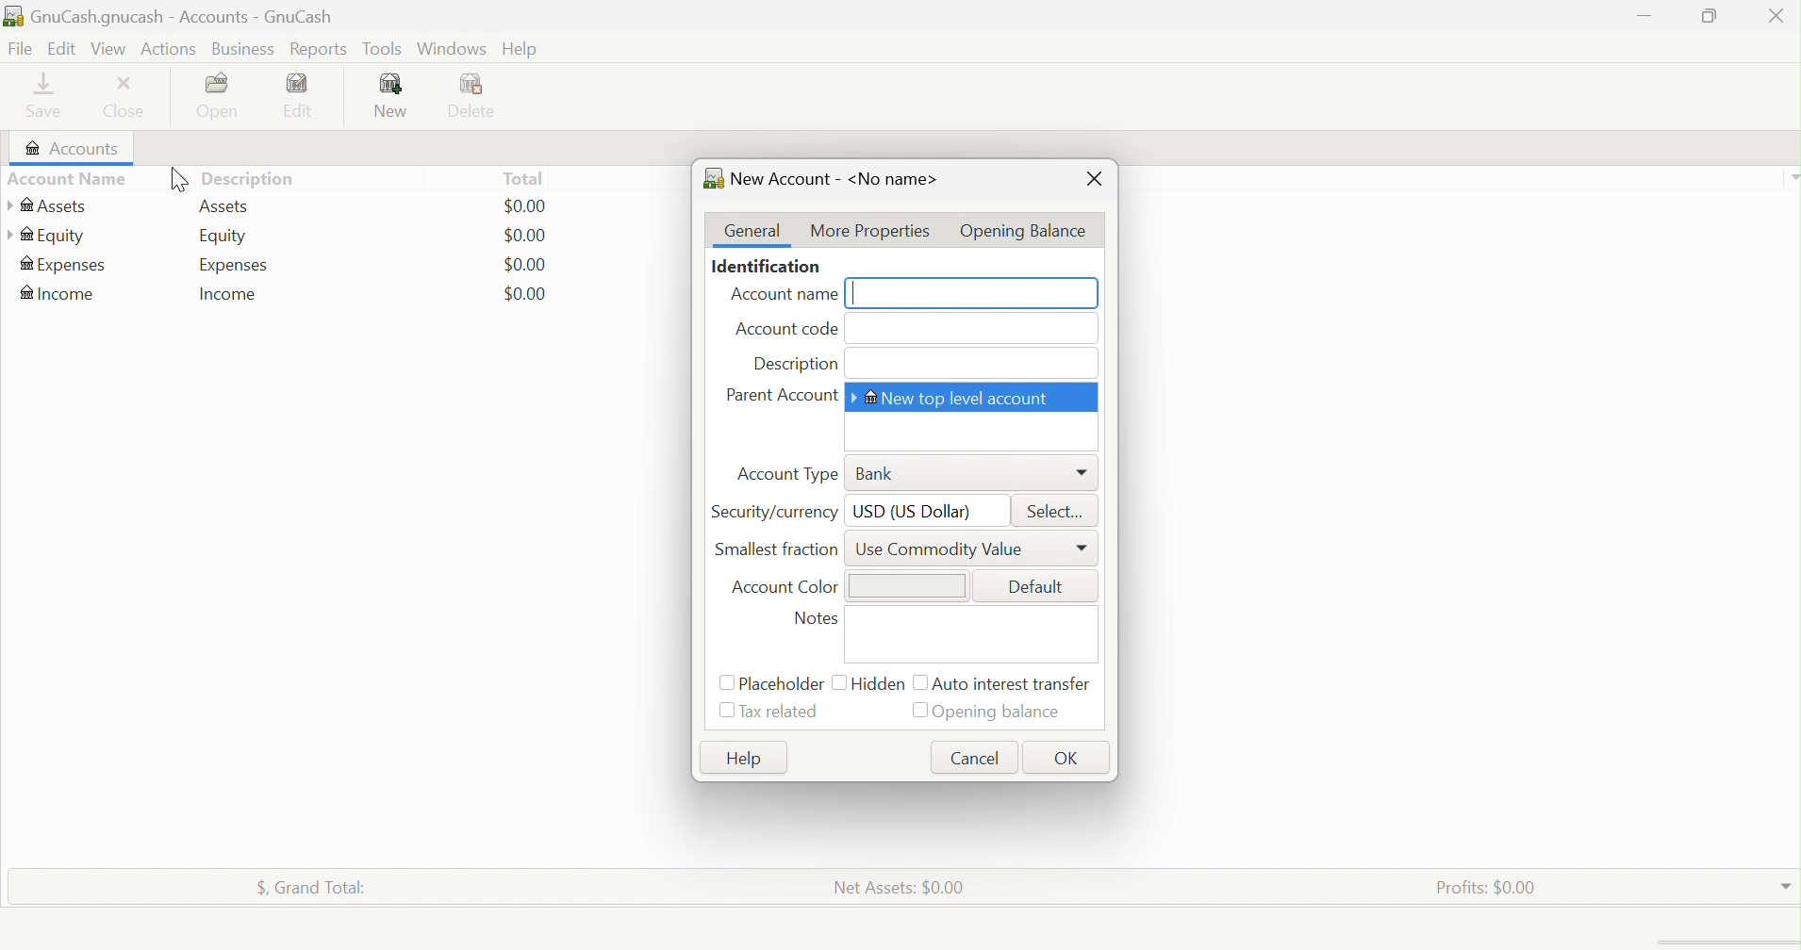  I want to click on Account Color, so click(785, 588).